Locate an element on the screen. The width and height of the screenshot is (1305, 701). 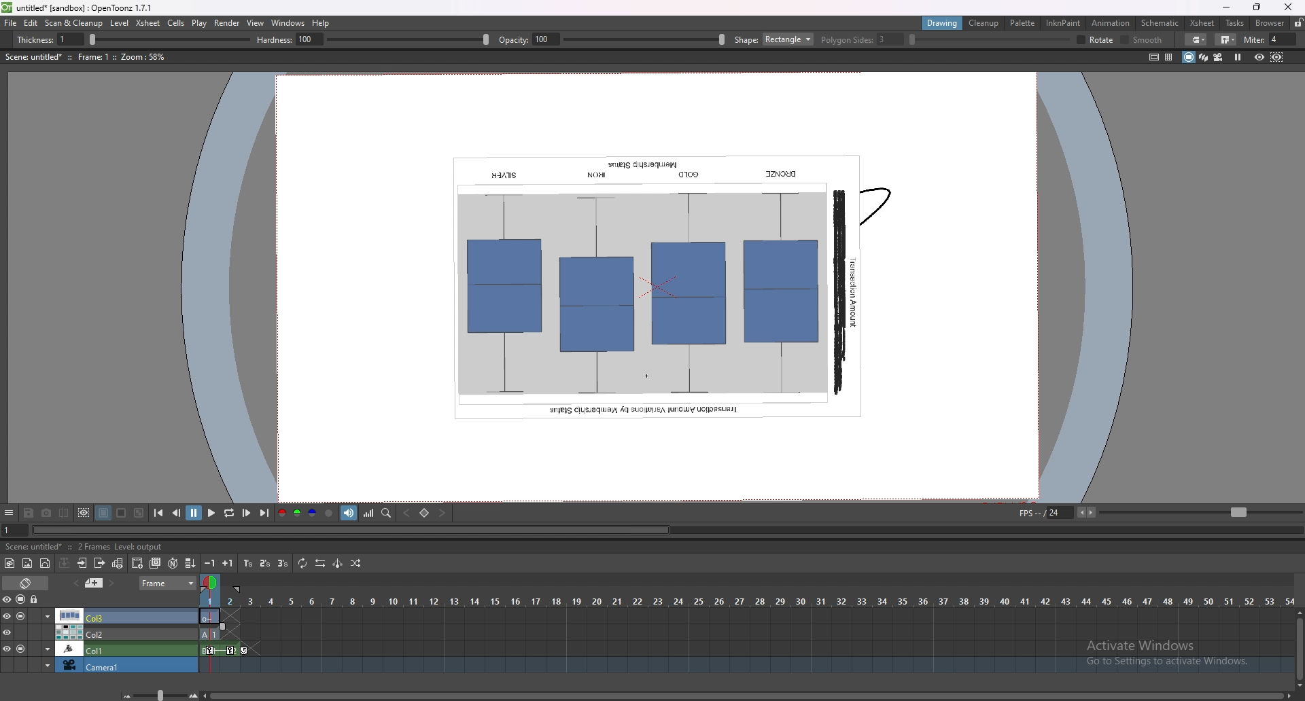
histogram is located at coordinates (368, 513).